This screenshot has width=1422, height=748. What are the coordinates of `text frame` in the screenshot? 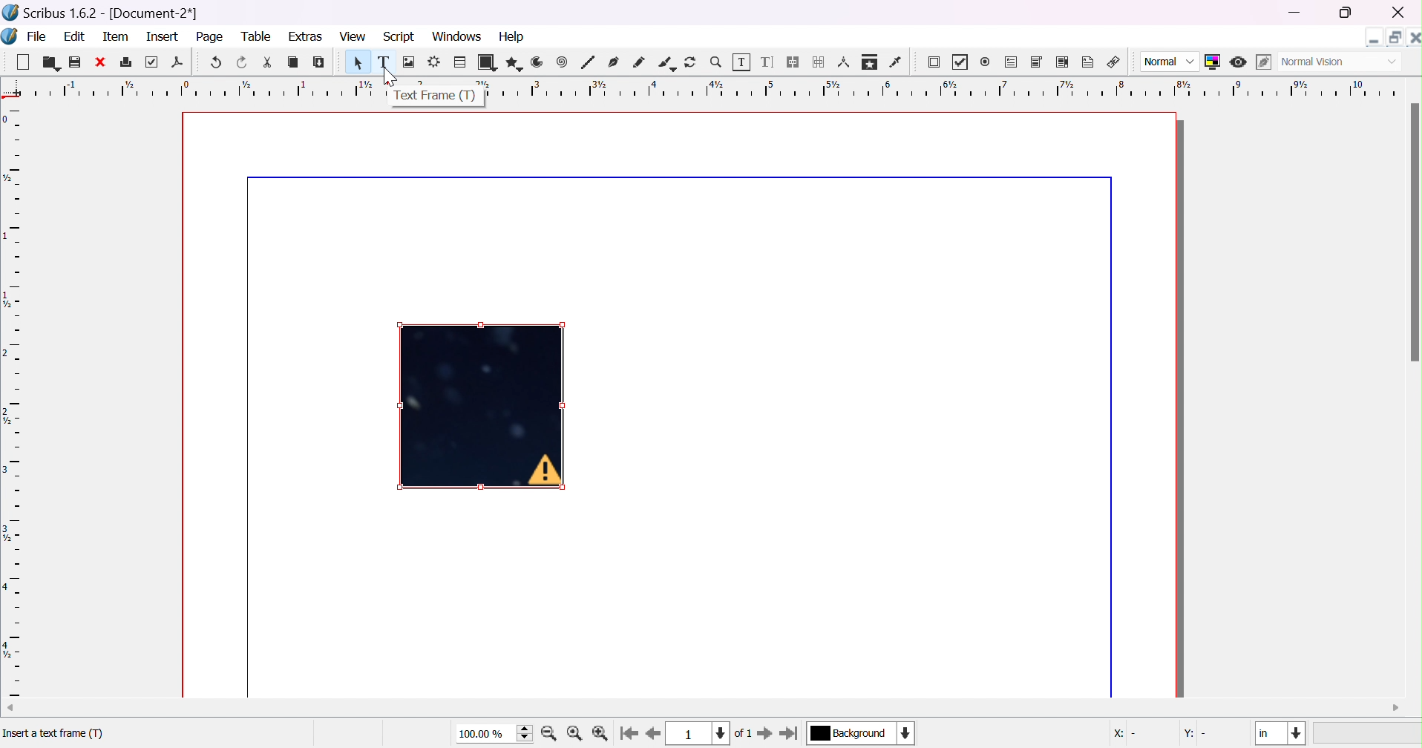 It's located at (383, 62).